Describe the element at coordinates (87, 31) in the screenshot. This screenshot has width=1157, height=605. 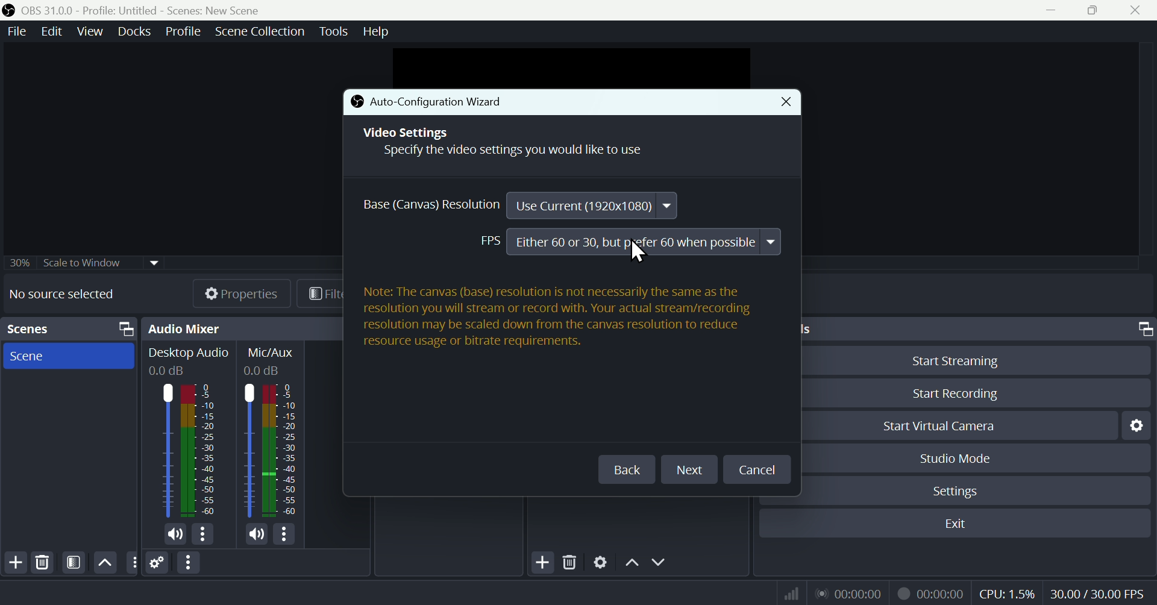
I see `View` at that location.